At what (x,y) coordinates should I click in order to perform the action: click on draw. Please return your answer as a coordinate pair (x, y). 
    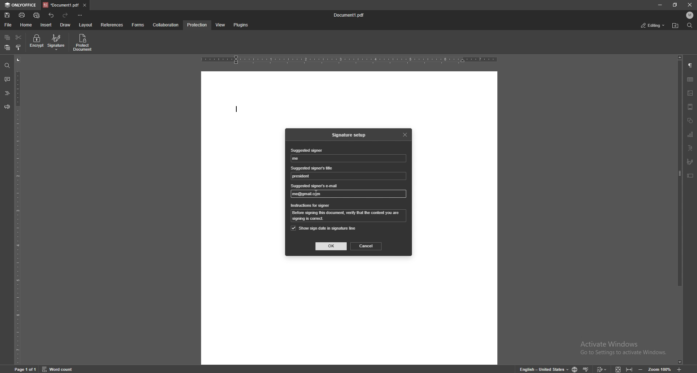
    Looking at the image, I should click on (65, 25).